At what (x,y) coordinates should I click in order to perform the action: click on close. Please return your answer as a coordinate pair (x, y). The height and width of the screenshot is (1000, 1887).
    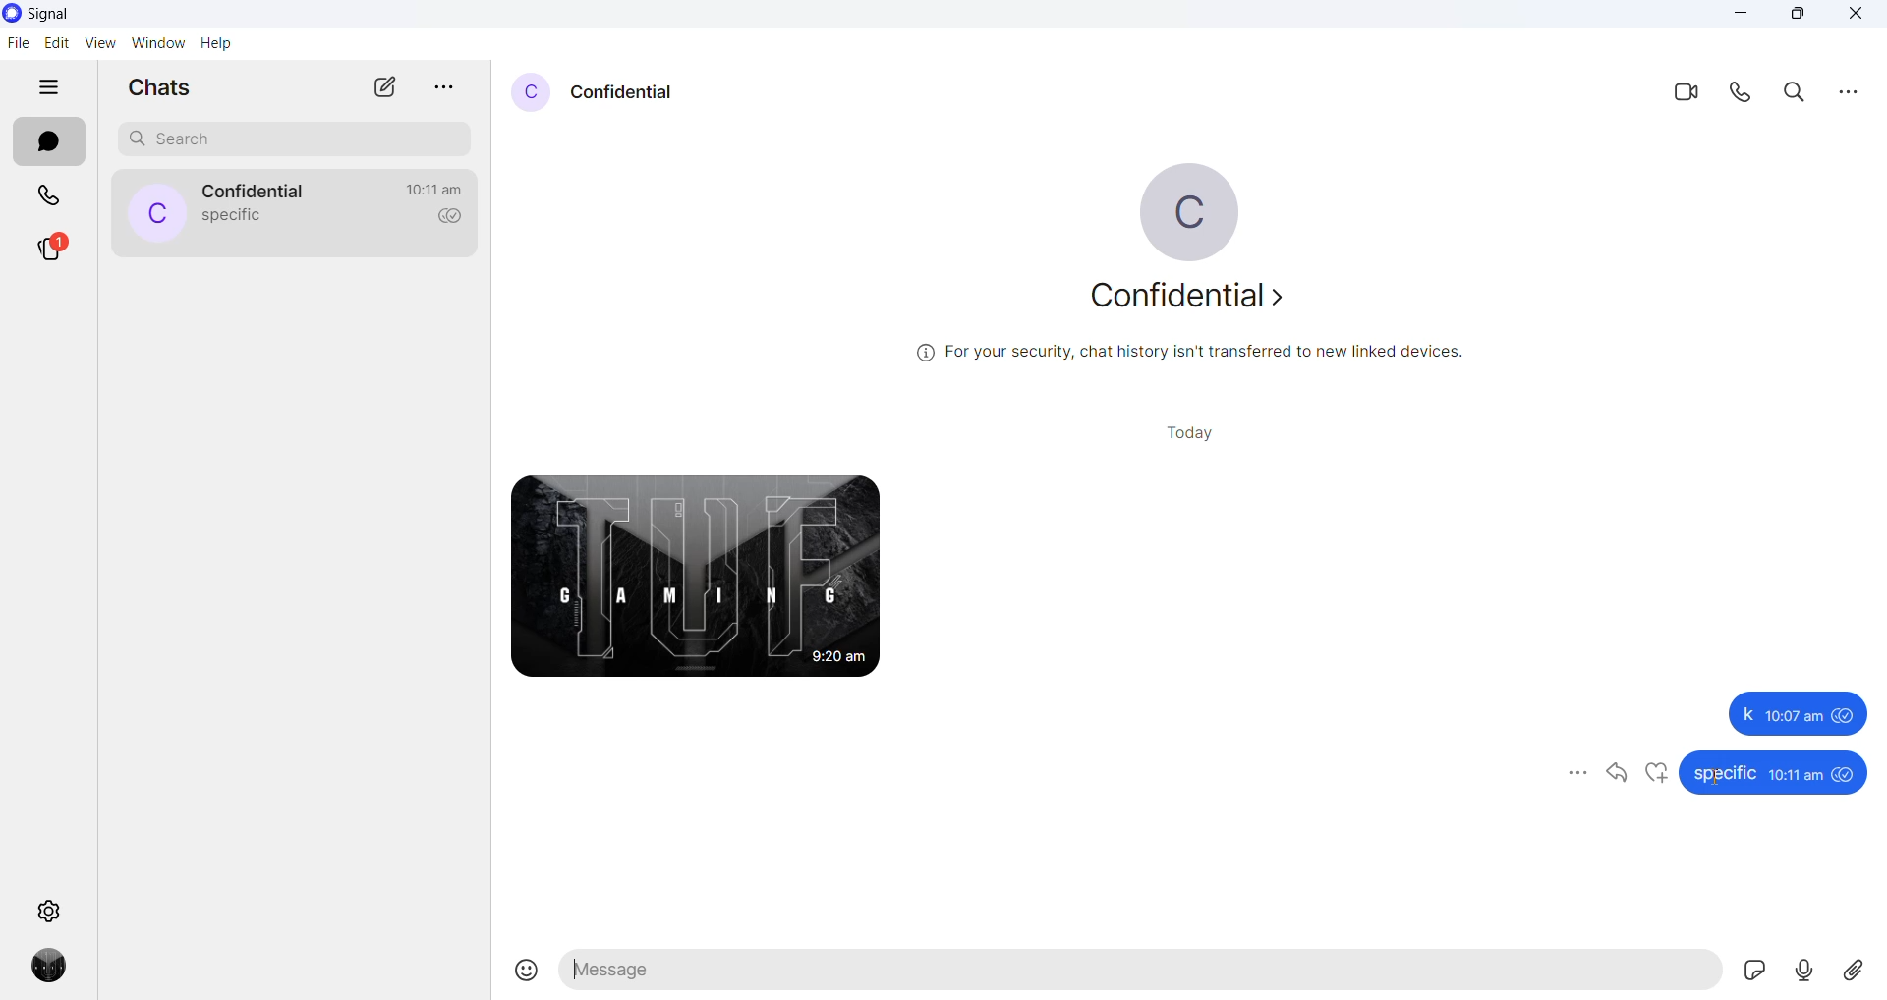
    Looking at the image, I should click on (1861, 16).